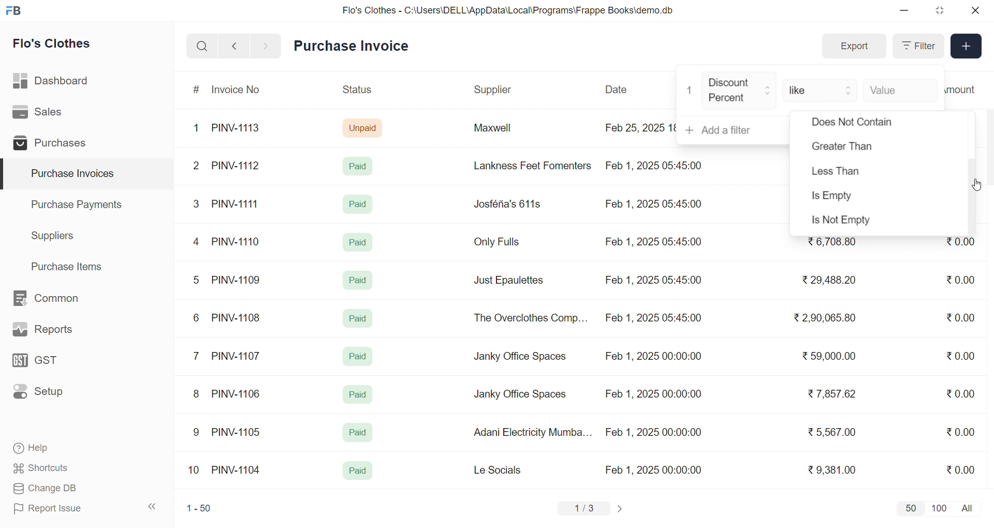 This screenshot has width=994, height=528. What do you see at coordinates (501, 244) in the screenshot?
I see `Only Fulls` at bounding box center [501, 244].